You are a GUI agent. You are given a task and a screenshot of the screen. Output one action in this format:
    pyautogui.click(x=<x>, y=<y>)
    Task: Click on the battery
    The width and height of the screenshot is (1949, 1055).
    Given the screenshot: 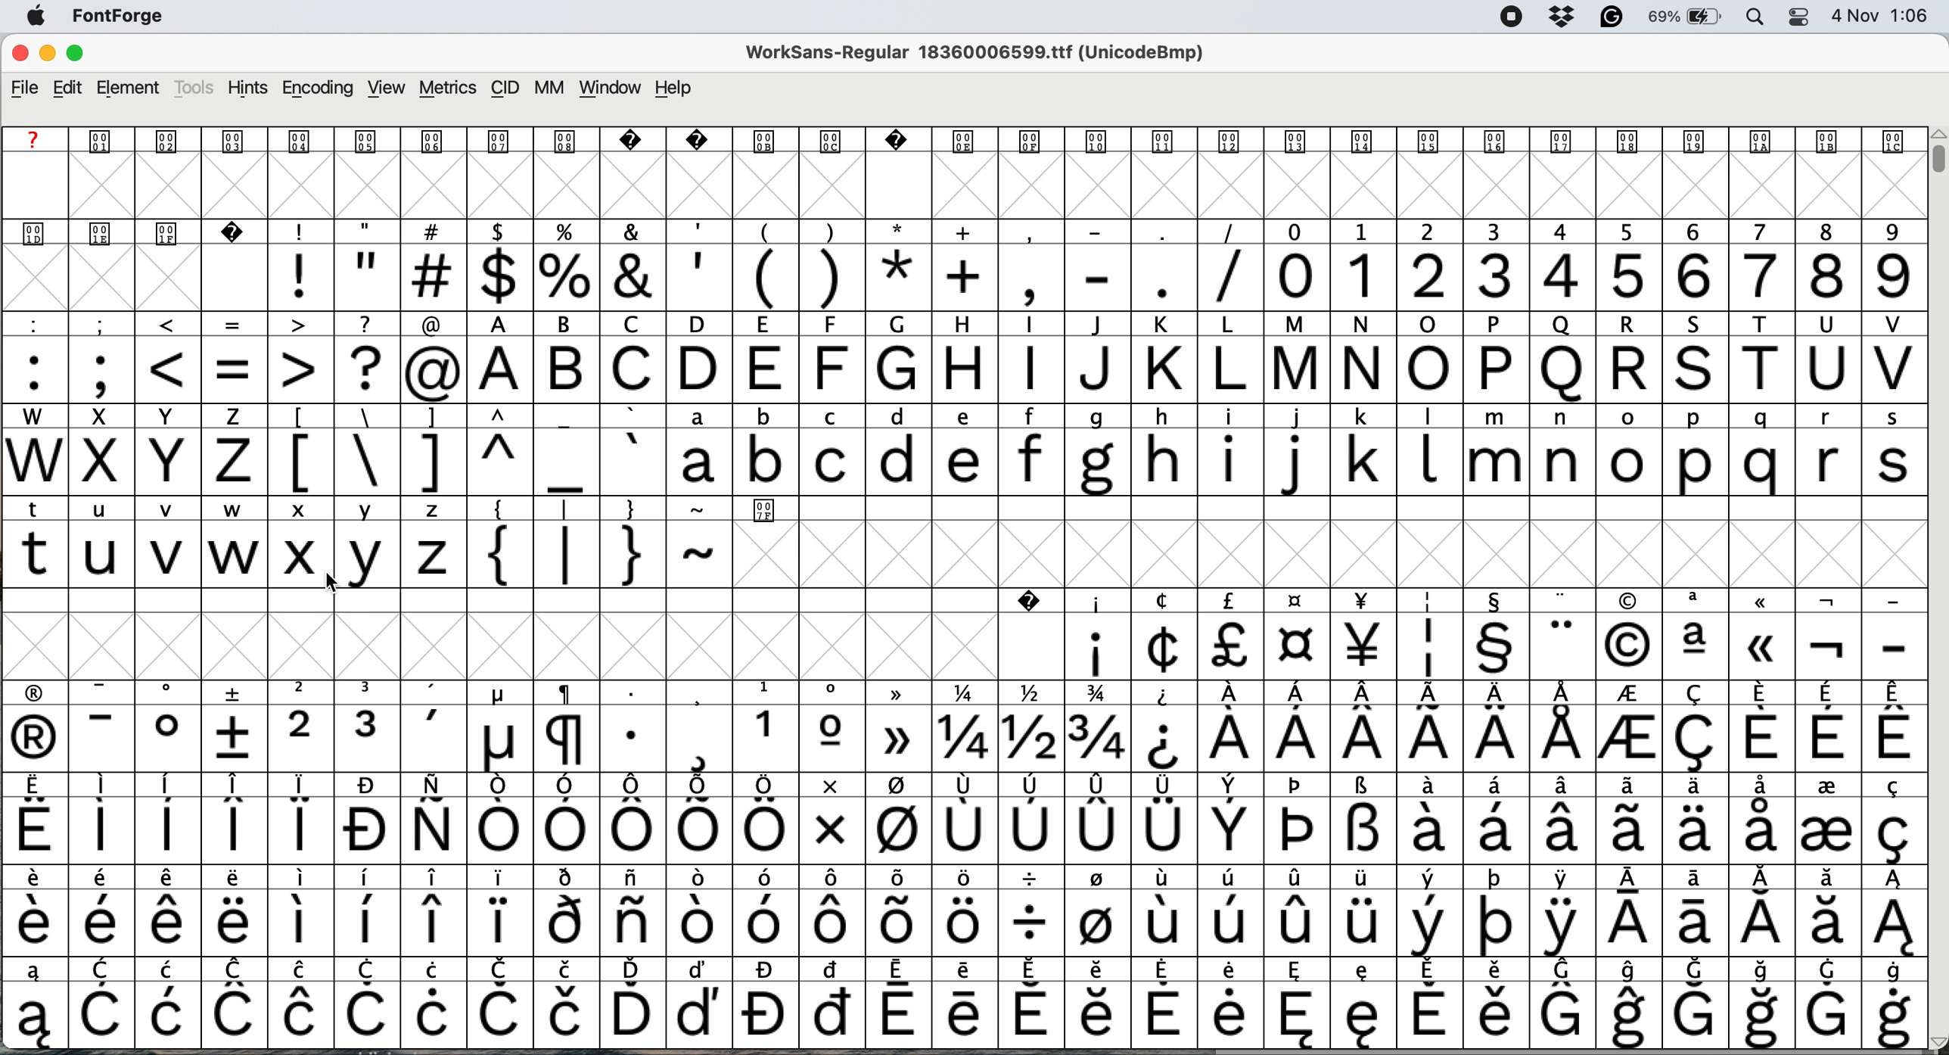 What is the action you would take?
    pyautogui.click(x=1685, y=17)
    